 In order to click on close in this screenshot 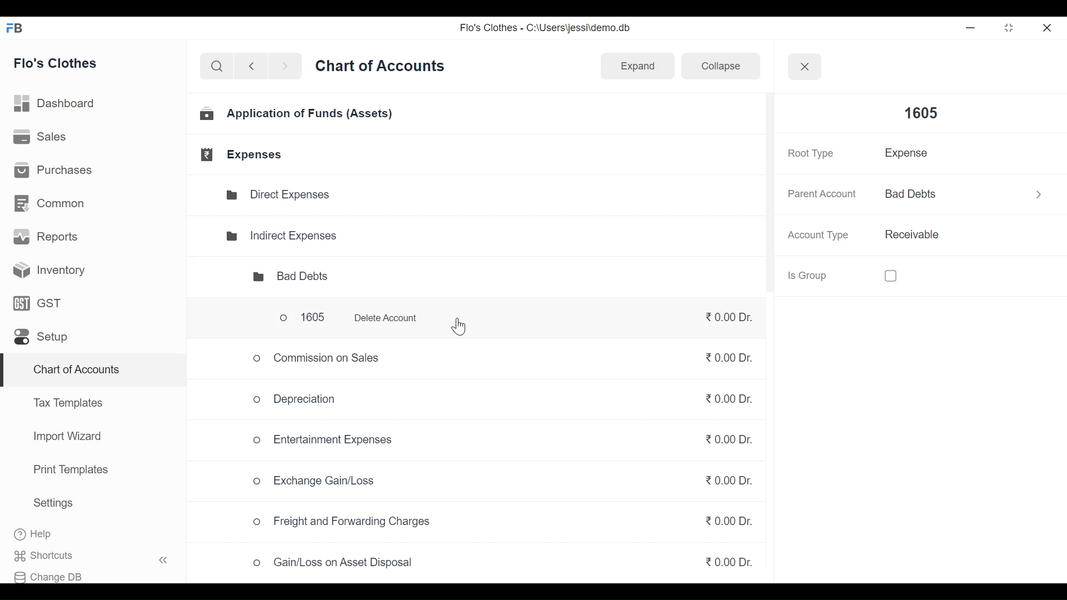, I will do `click(1048, 26)`.